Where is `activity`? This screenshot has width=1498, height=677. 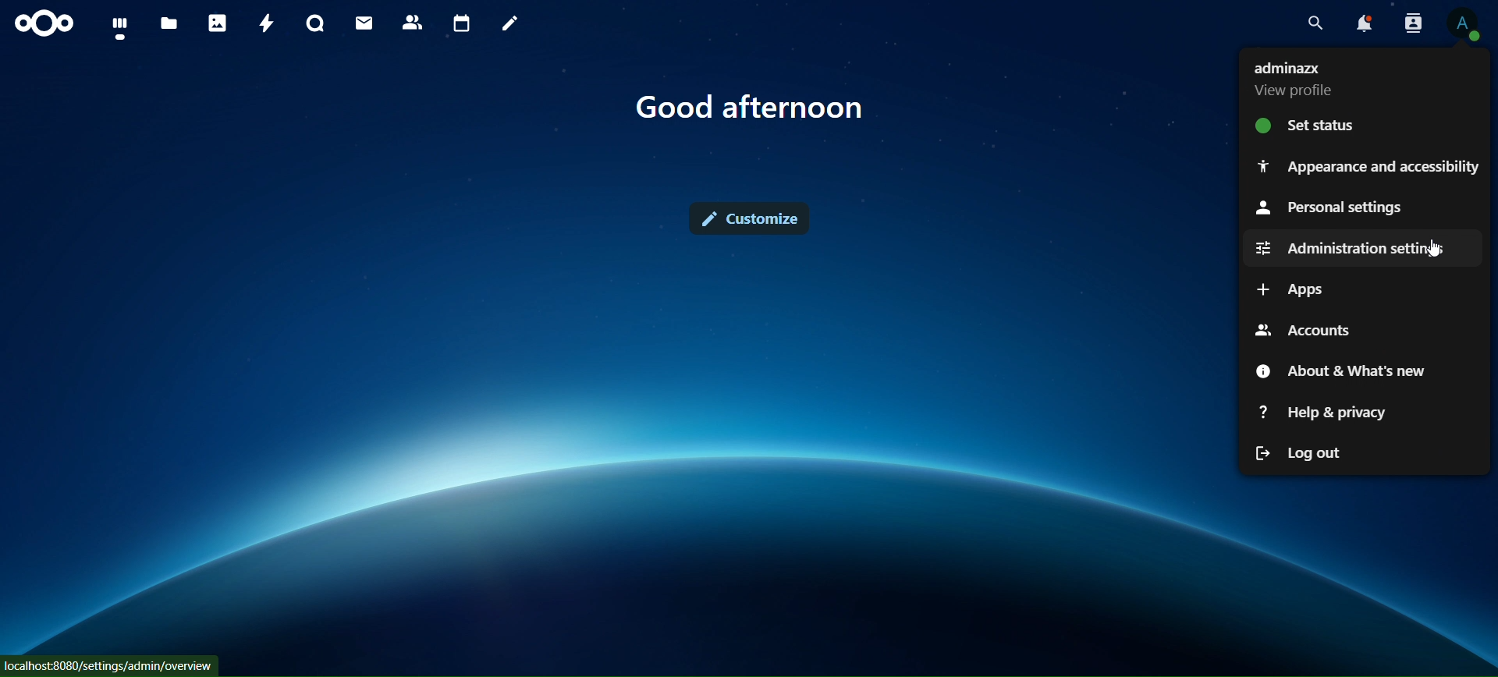 activity is located at coordinates (263, 23).